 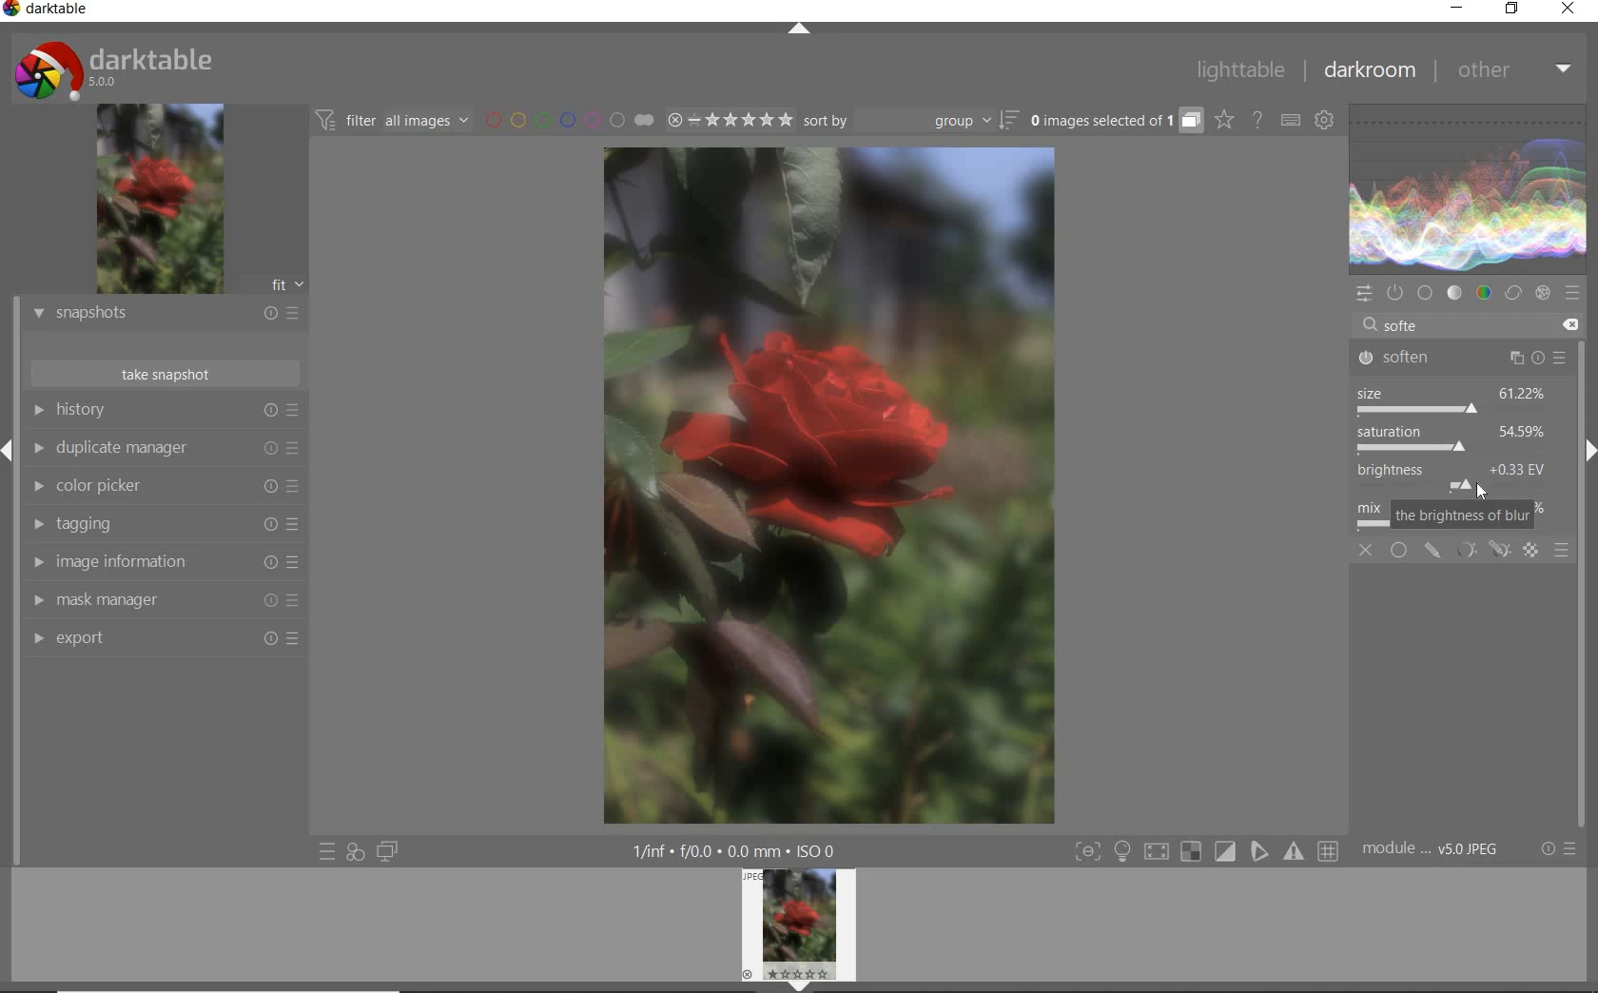 What do you see at coordinates (730, 120) in the screenshot?
I see `range ratings for selected images` at bounding box center [730, 120].